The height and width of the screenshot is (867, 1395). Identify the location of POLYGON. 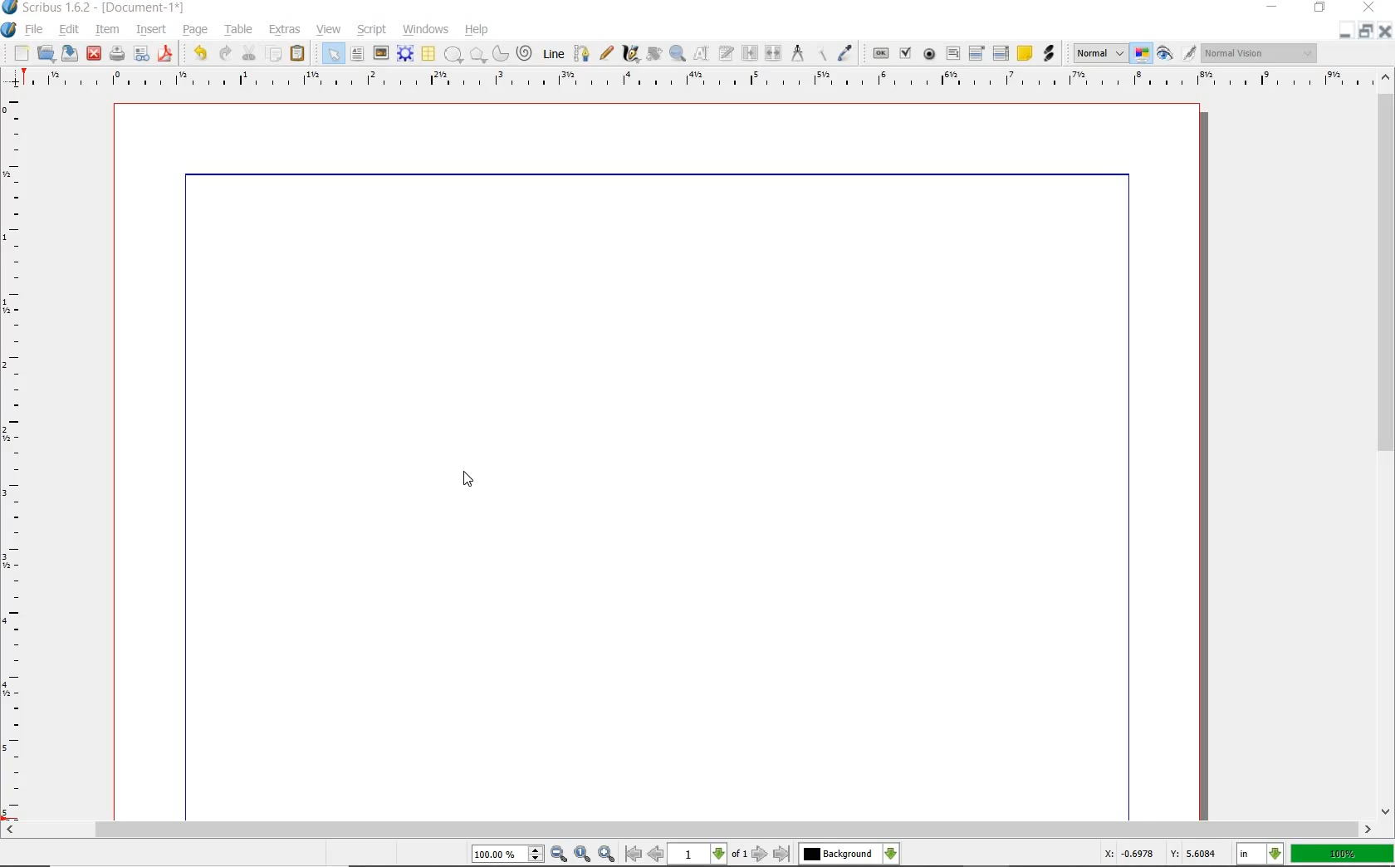
(477, 55).